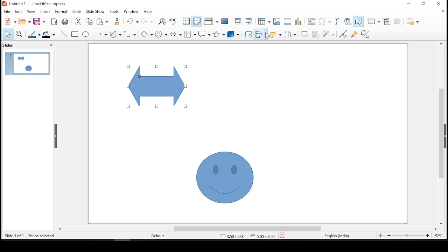 The height and width of the screenshot is (252, 448). I want to click on line color, so click(35, 34).